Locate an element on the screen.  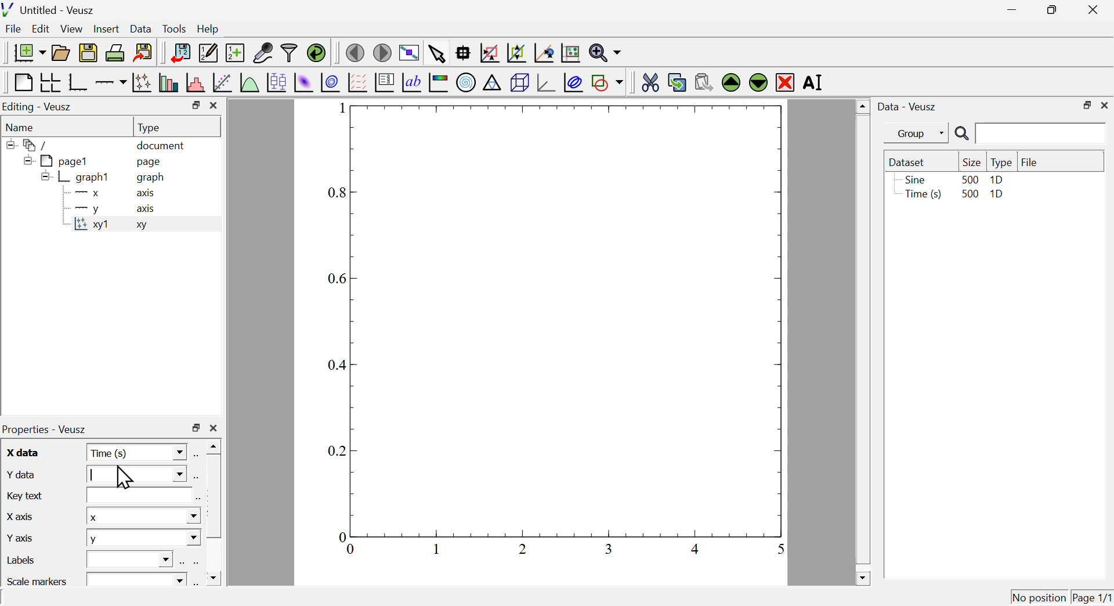
read data points on the graph is located at coordinates (464, 53).